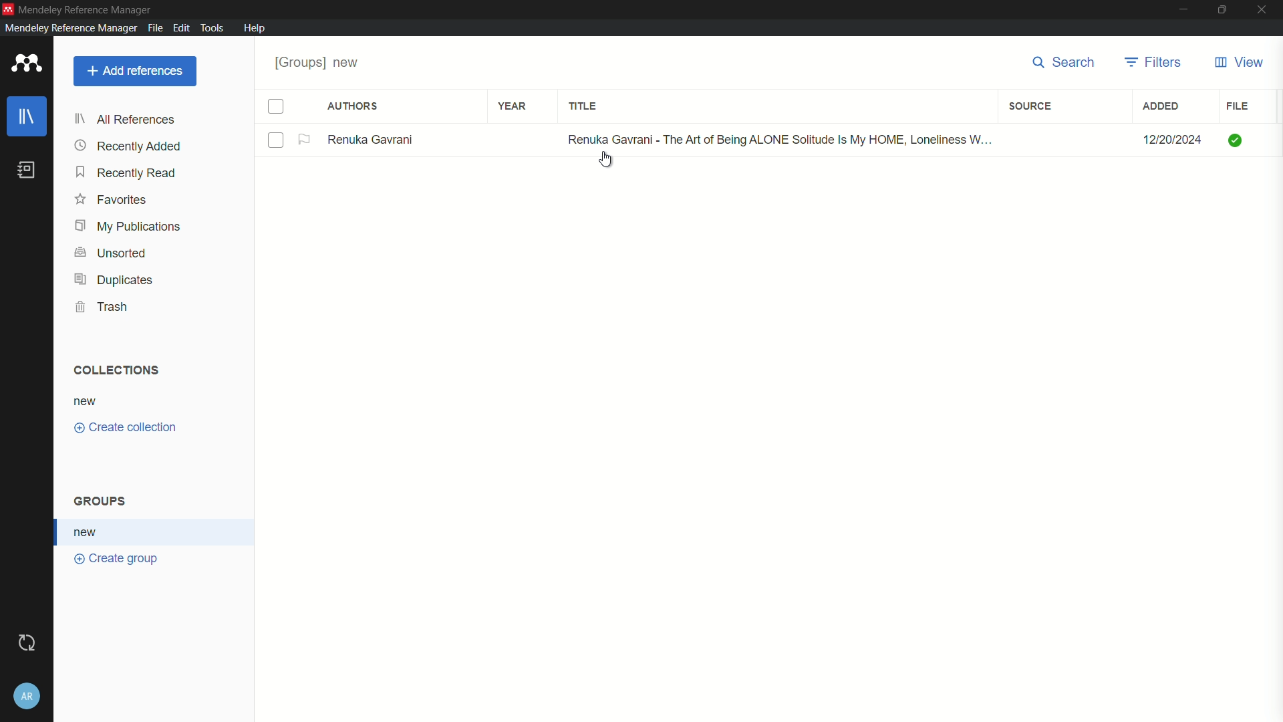 The image size is (1283, 722). Describe the element at coordinates (128, 227) in the screenshot. I see `my publications` at that location.